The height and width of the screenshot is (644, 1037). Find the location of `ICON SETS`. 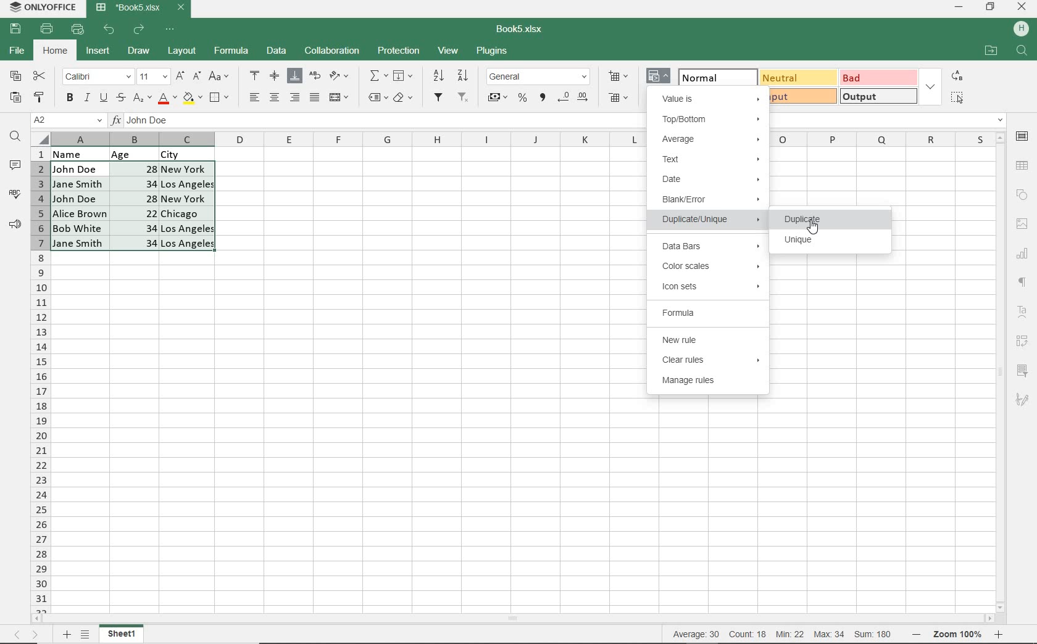

ICON SETS is located at coordinates (710, 287).